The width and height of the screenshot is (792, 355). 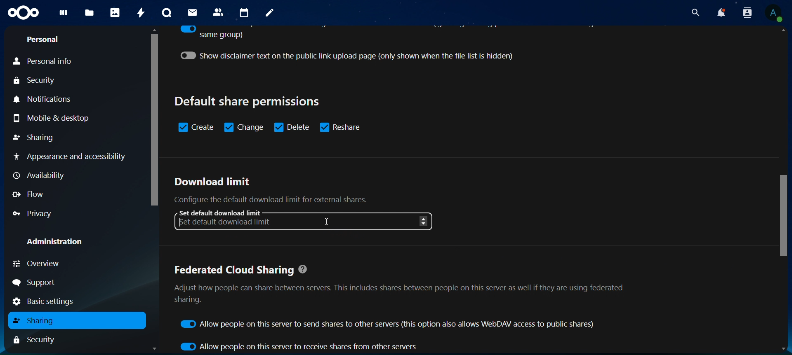 I want to click on files, so click(x=90, y=14).